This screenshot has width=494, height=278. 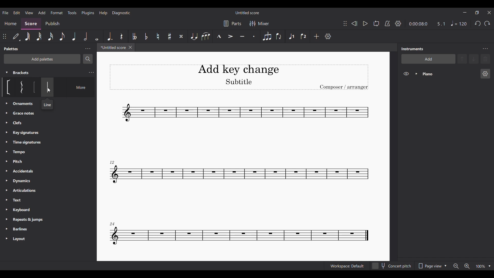 I want to click on Expand palettes, so click(x=7, y=171).